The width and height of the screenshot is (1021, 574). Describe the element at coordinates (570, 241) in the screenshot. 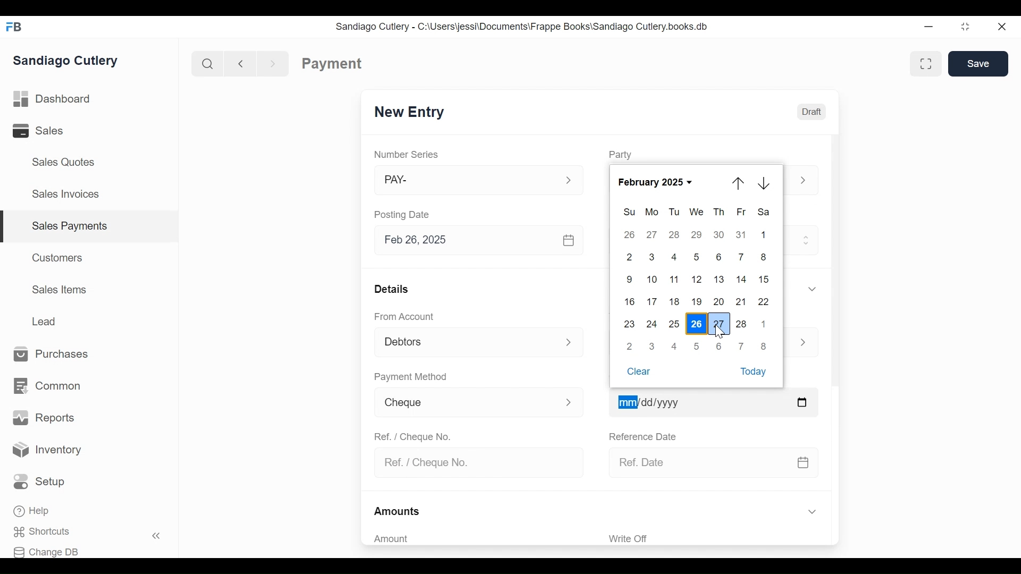

I see `Calendar` at that location.